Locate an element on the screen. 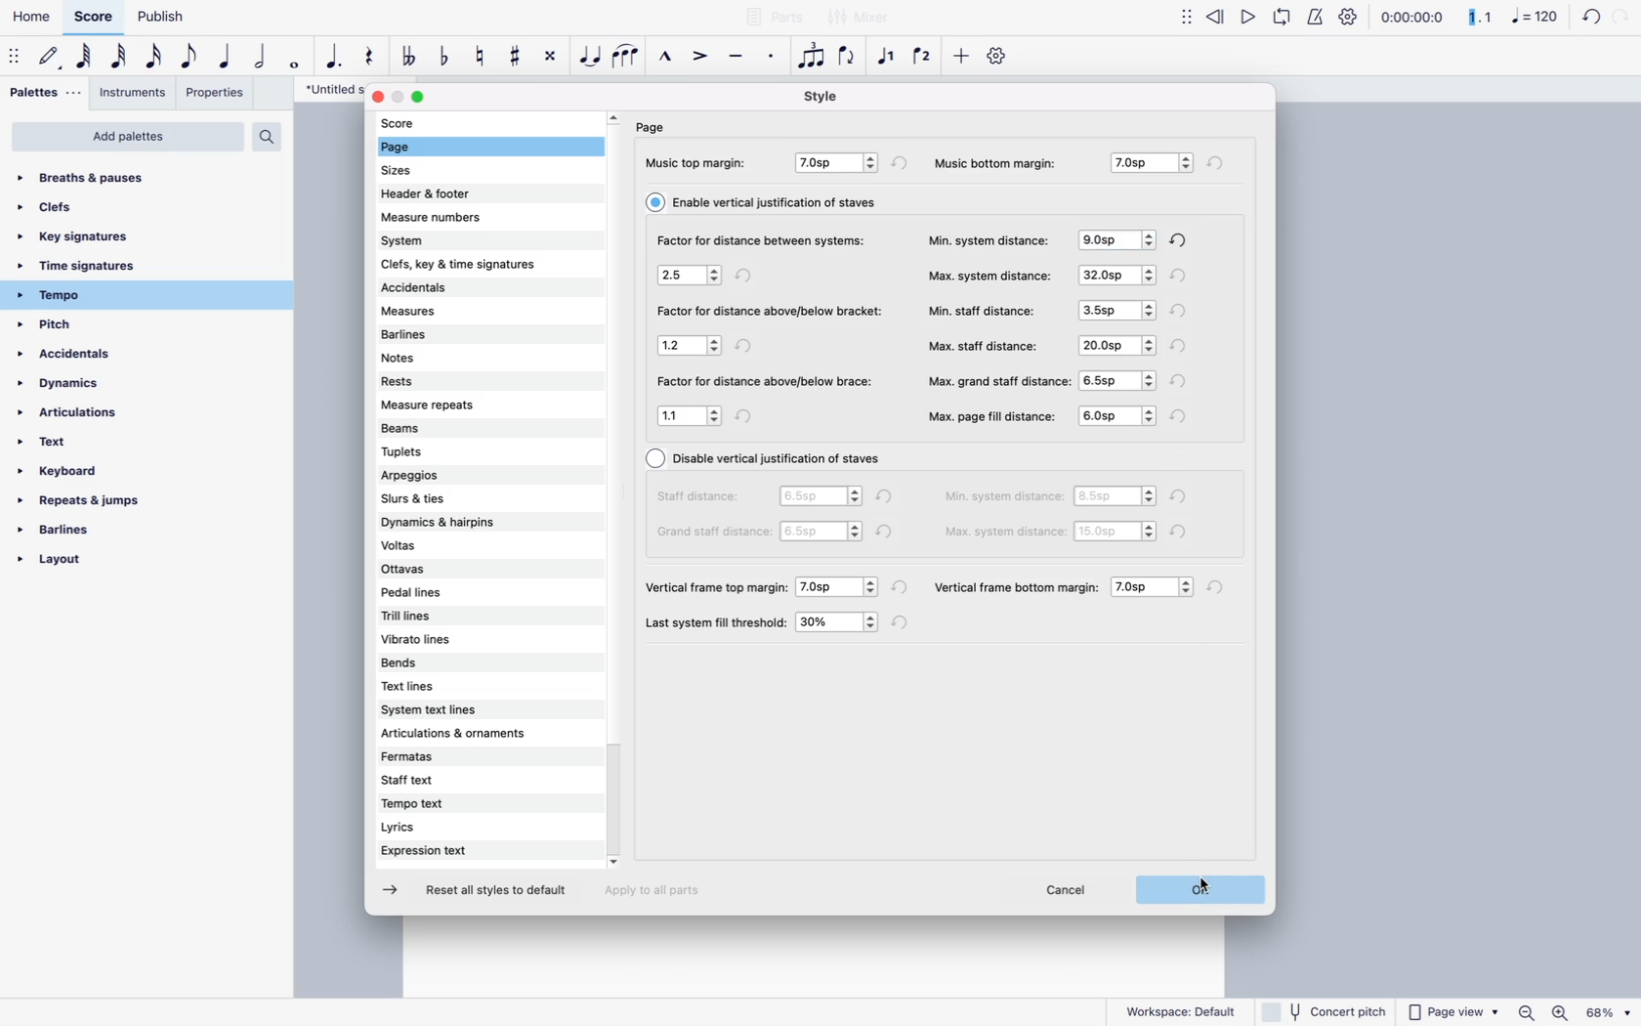 This screenshot has width=1641, height=1026. add palettes is located at coordinates (128, 137).